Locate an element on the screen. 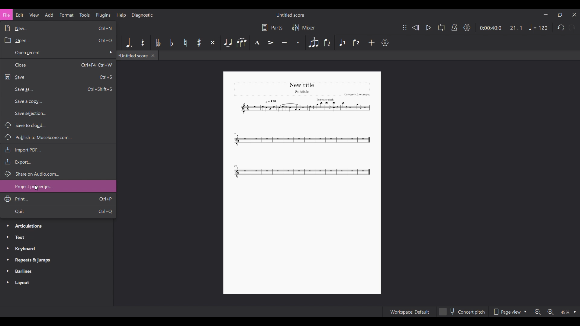 This screenshot has height=326, width=580. Toggle natural is located at coordinates (185, 43).